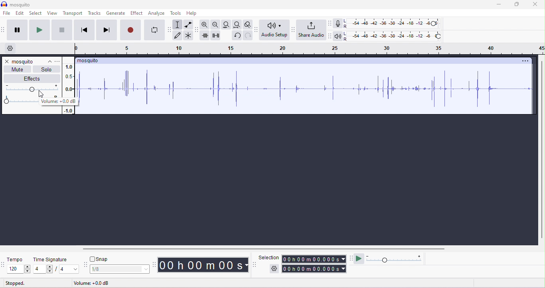 Image resolution: width=545 pixels, height=288 pixels. What do you see at coordinates (18, 269) in the screenshot?
I see `select tempo` at bounding box center [18, 269].